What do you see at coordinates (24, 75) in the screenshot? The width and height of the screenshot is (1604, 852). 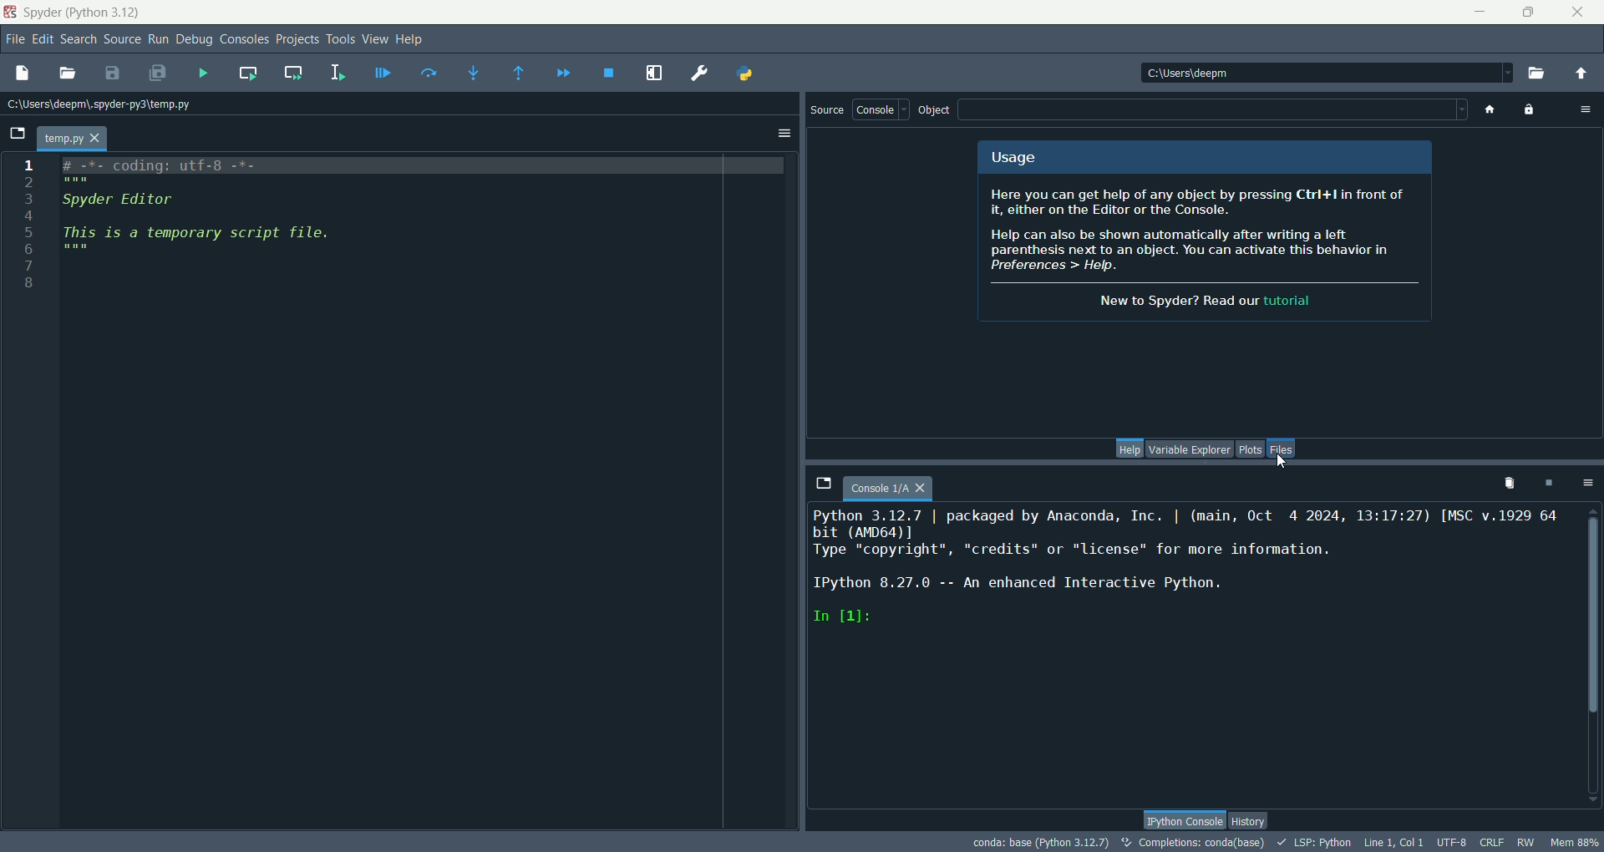 I see `new` at bounding box center [24, 75].